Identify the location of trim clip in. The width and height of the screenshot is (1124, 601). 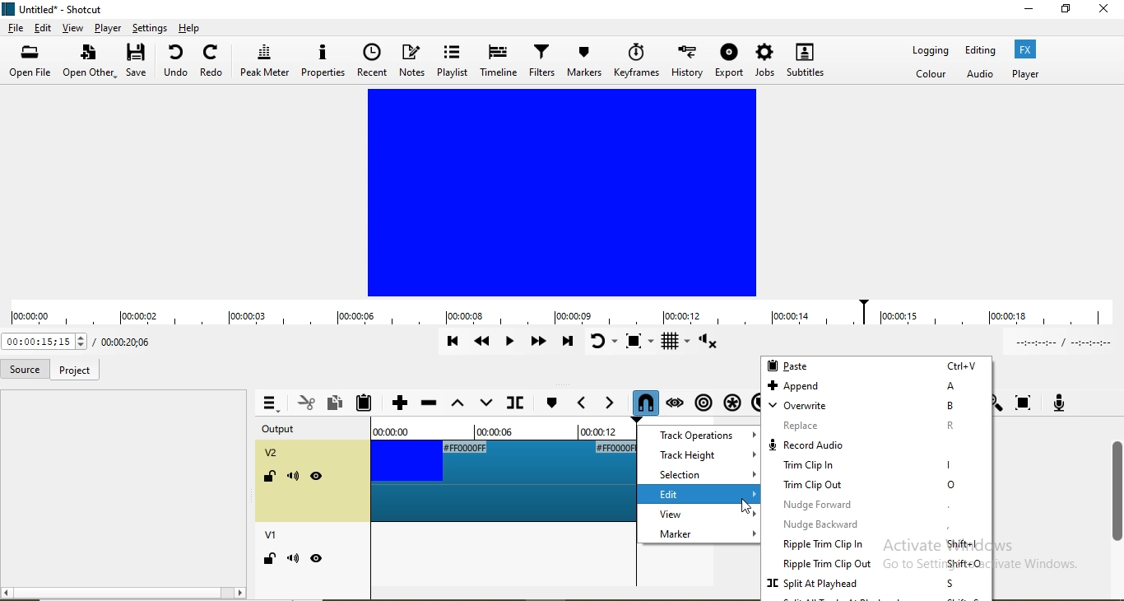
(876, 468).